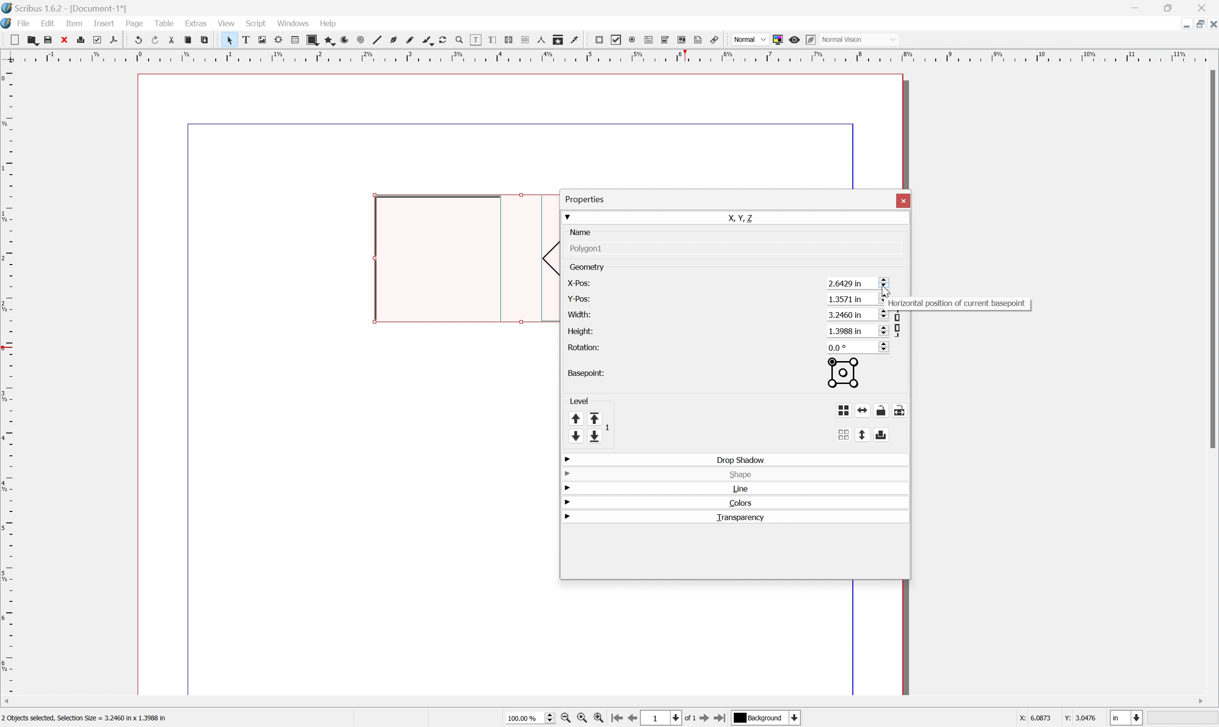 Image resolution: width=1219 pixels, height=727 pixels. What do you see at coordinates (741, 503) in the screenshot?
I see `colors` at bounding box center [741, 503].